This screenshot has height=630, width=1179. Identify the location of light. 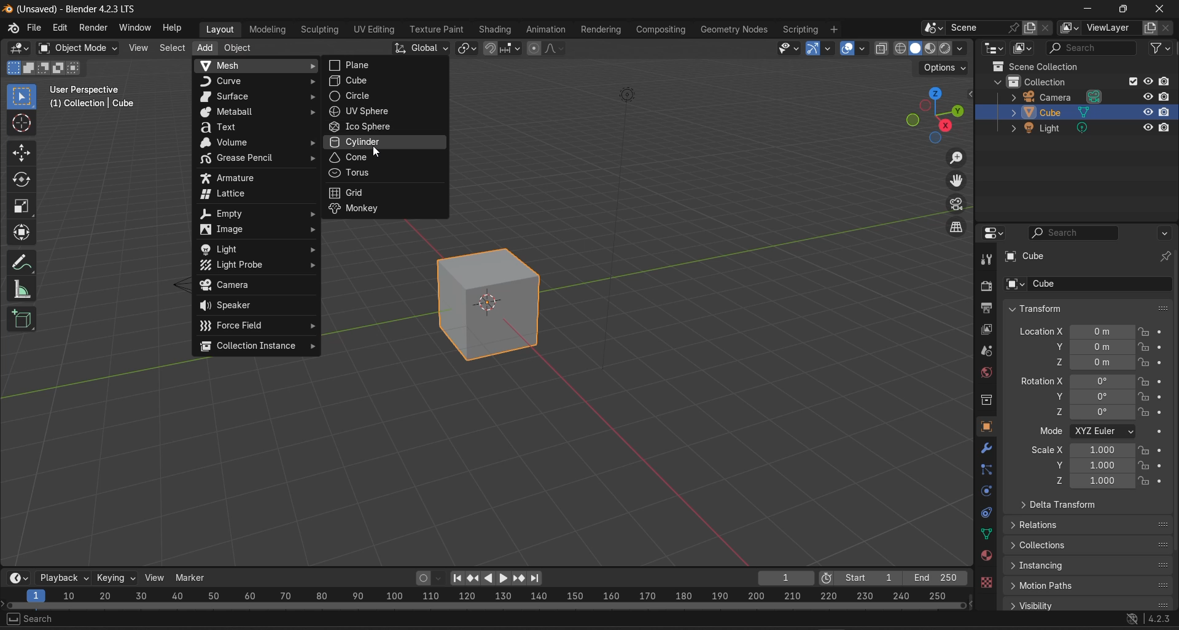
(258, 249).